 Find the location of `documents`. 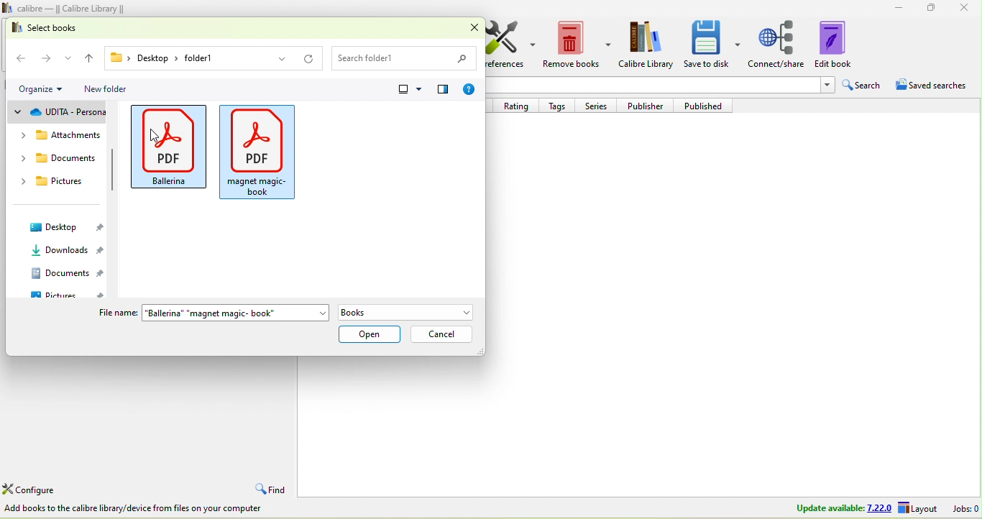

documents is located at coordinates (61, 157).